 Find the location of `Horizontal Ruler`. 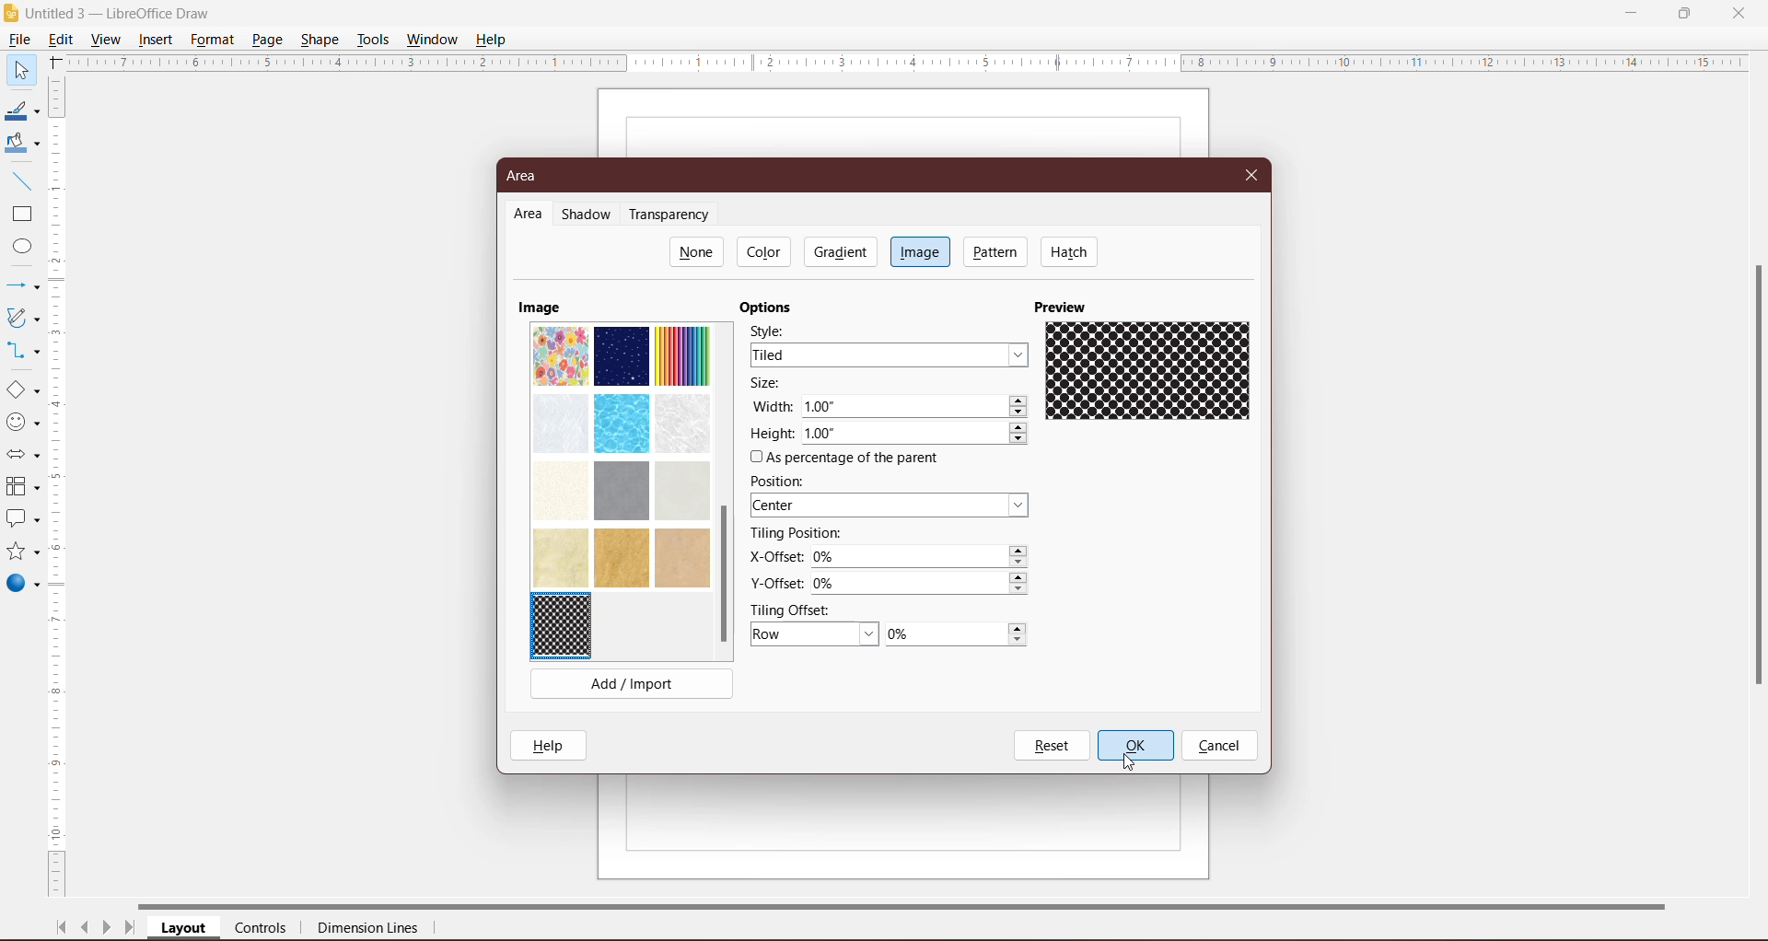

Horizontal Ruler is located at coordinates (907, 62).